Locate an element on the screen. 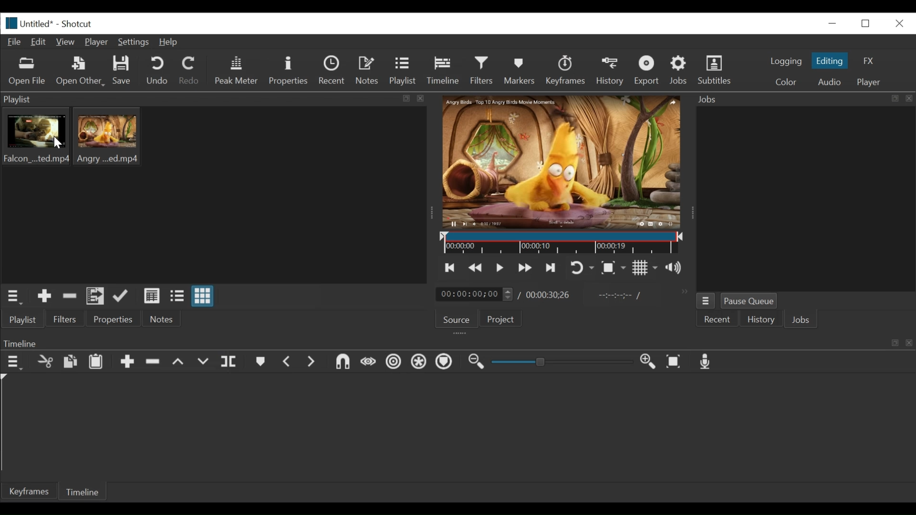 The height and width of the screenshot is (515, 916). slider is located at coordinates (559, 362).